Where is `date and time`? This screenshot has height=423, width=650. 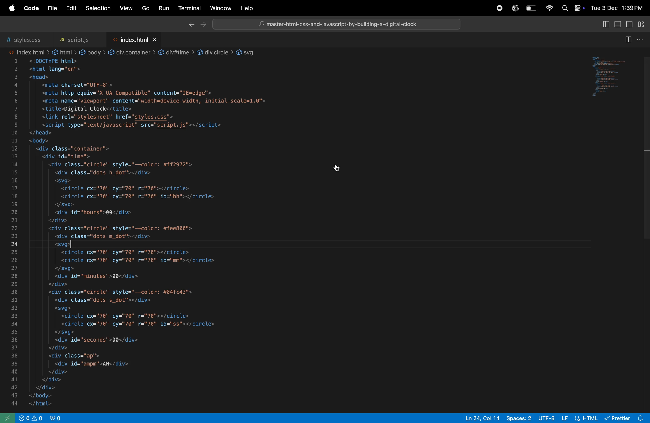 date and time is located at coordinates (618, 8).